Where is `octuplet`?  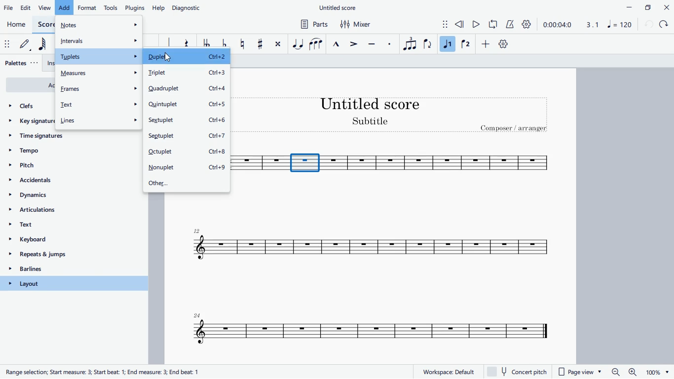
octuplet is located at coordinates (187, 153).